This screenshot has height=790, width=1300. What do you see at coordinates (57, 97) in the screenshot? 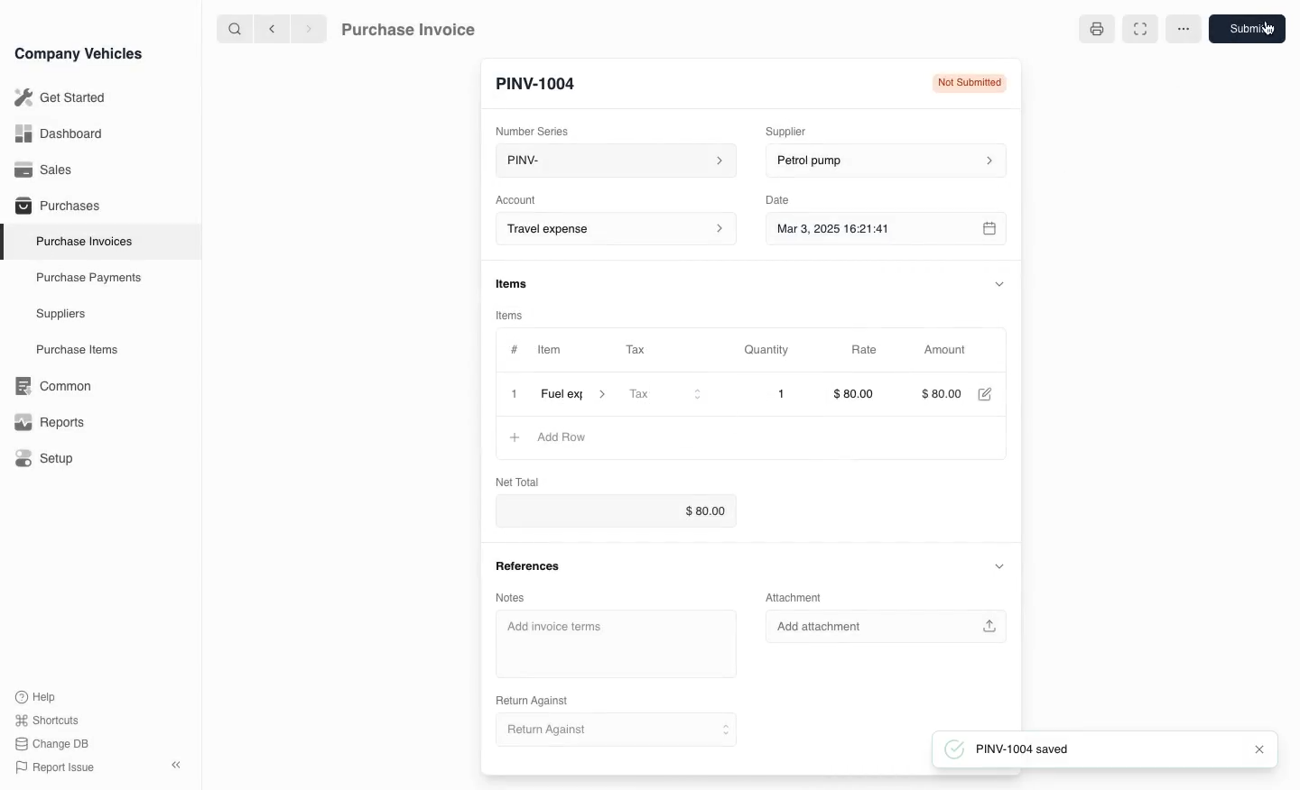
I see `Get Started` at bounding box center [57, 97].